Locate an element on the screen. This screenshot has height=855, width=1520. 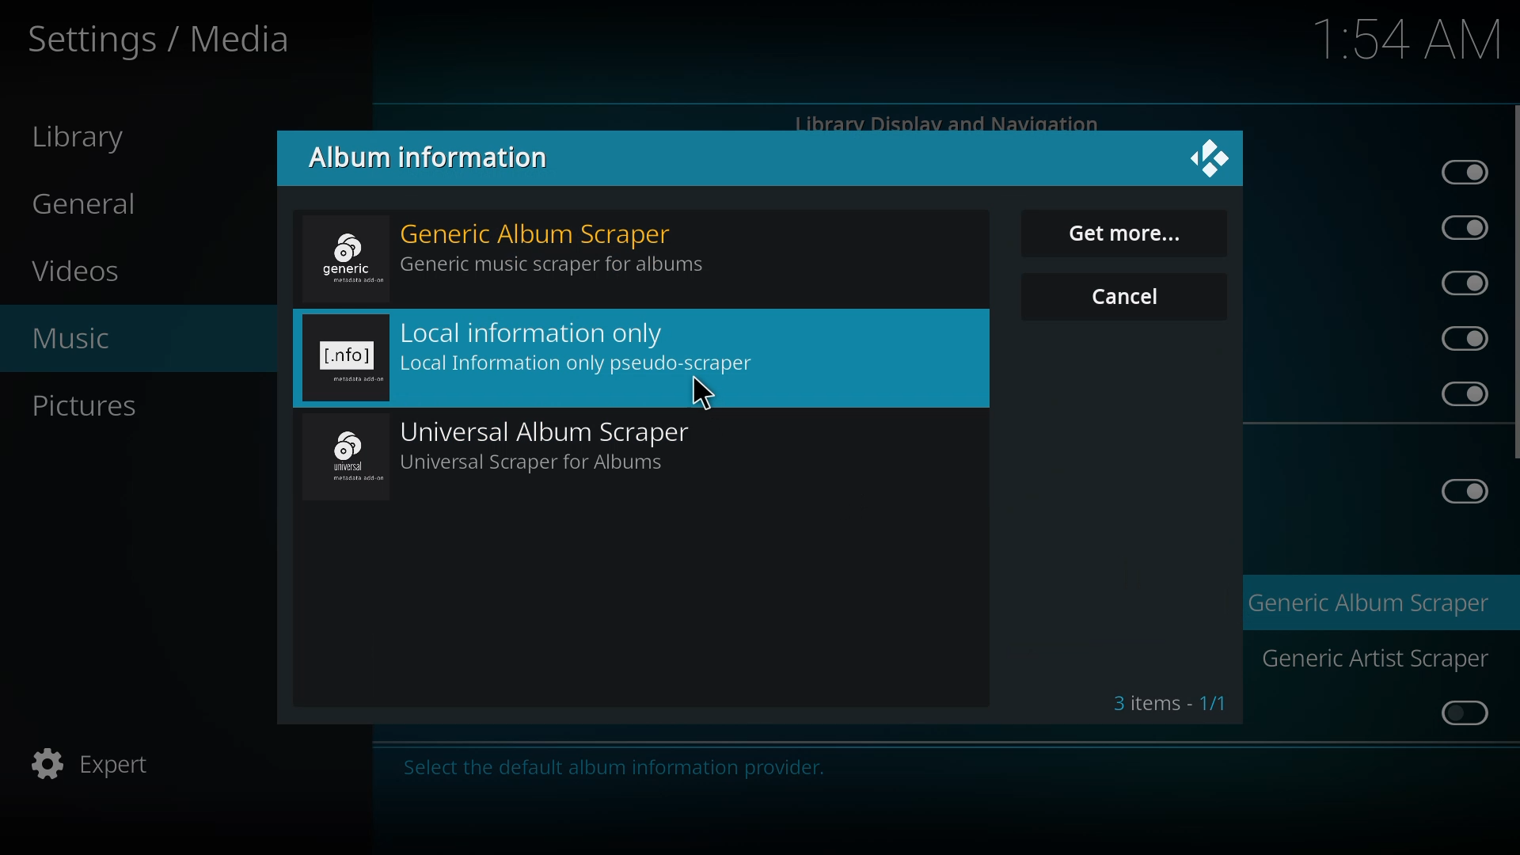
cancel is located at coordinates (1128, 297).